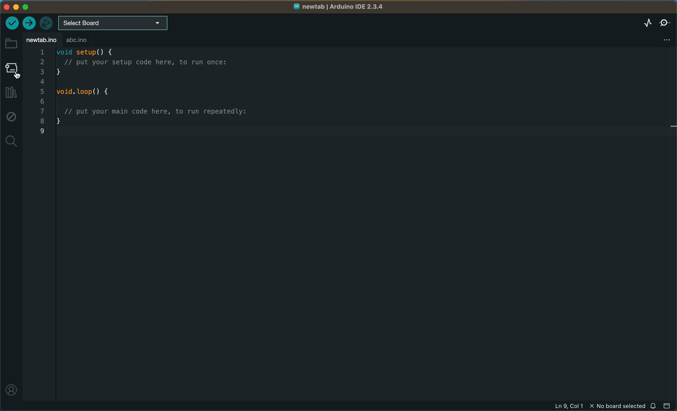 The width and height of the screenshot is (677, 411). I want to click on board manager, so click(12, 70).